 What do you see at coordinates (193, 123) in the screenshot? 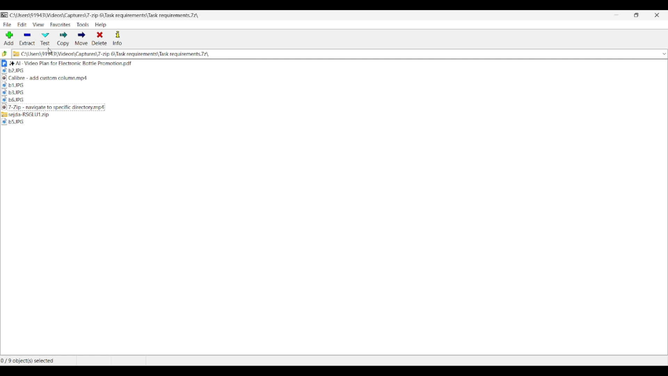
I see `file 9 and type` at bounding box center [193, 123].